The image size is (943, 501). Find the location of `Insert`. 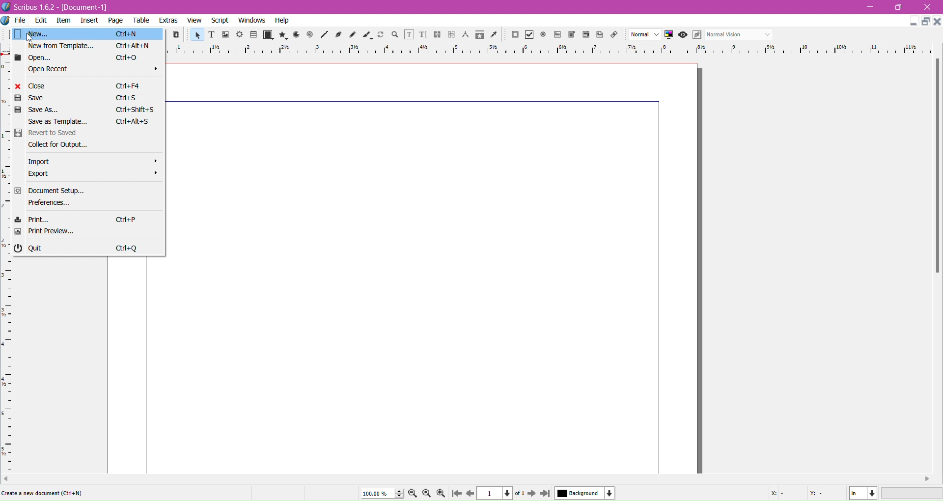

Insert is located at coordinates (89, 22).